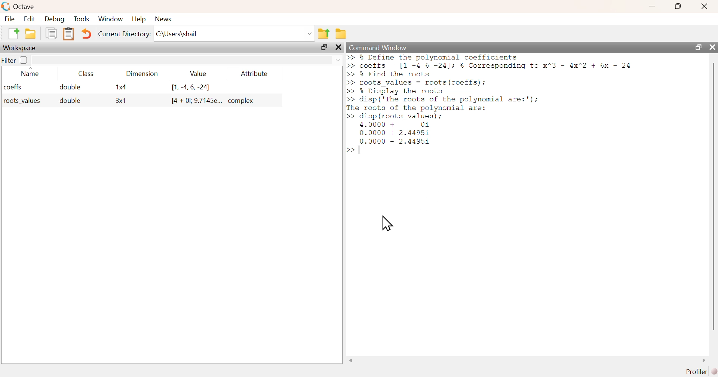 The height and width of the screenshot is (377, 718). Describe the element at coordinates (83, 73) in the screenshot. I see `Class` at that location.